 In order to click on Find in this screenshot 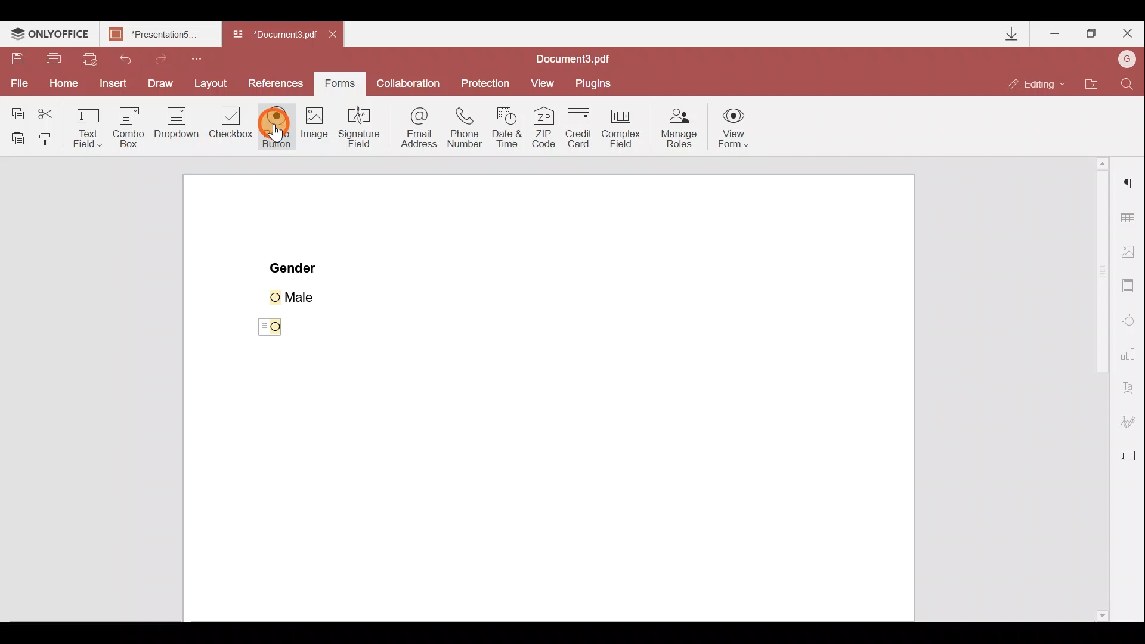, I will do `click(1128, 82)`.